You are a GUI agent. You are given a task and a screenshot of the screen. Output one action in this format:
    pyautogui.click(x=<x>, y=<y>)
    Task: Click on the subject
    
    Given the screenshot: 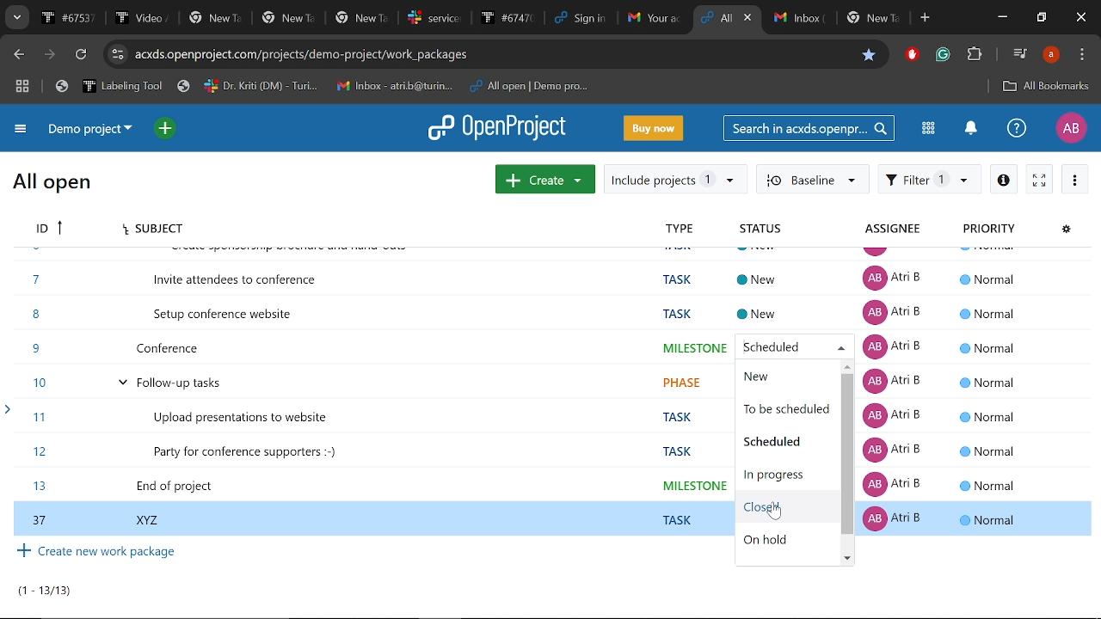 What is the action you would take?
    pyautogui.click(x=157, y=226)
    